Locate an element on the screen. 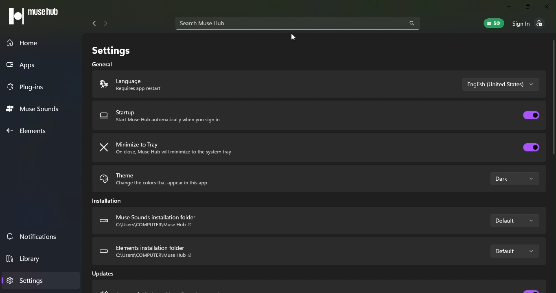 The image size is (556, 293). Apps is located at coordinates (34, 66).